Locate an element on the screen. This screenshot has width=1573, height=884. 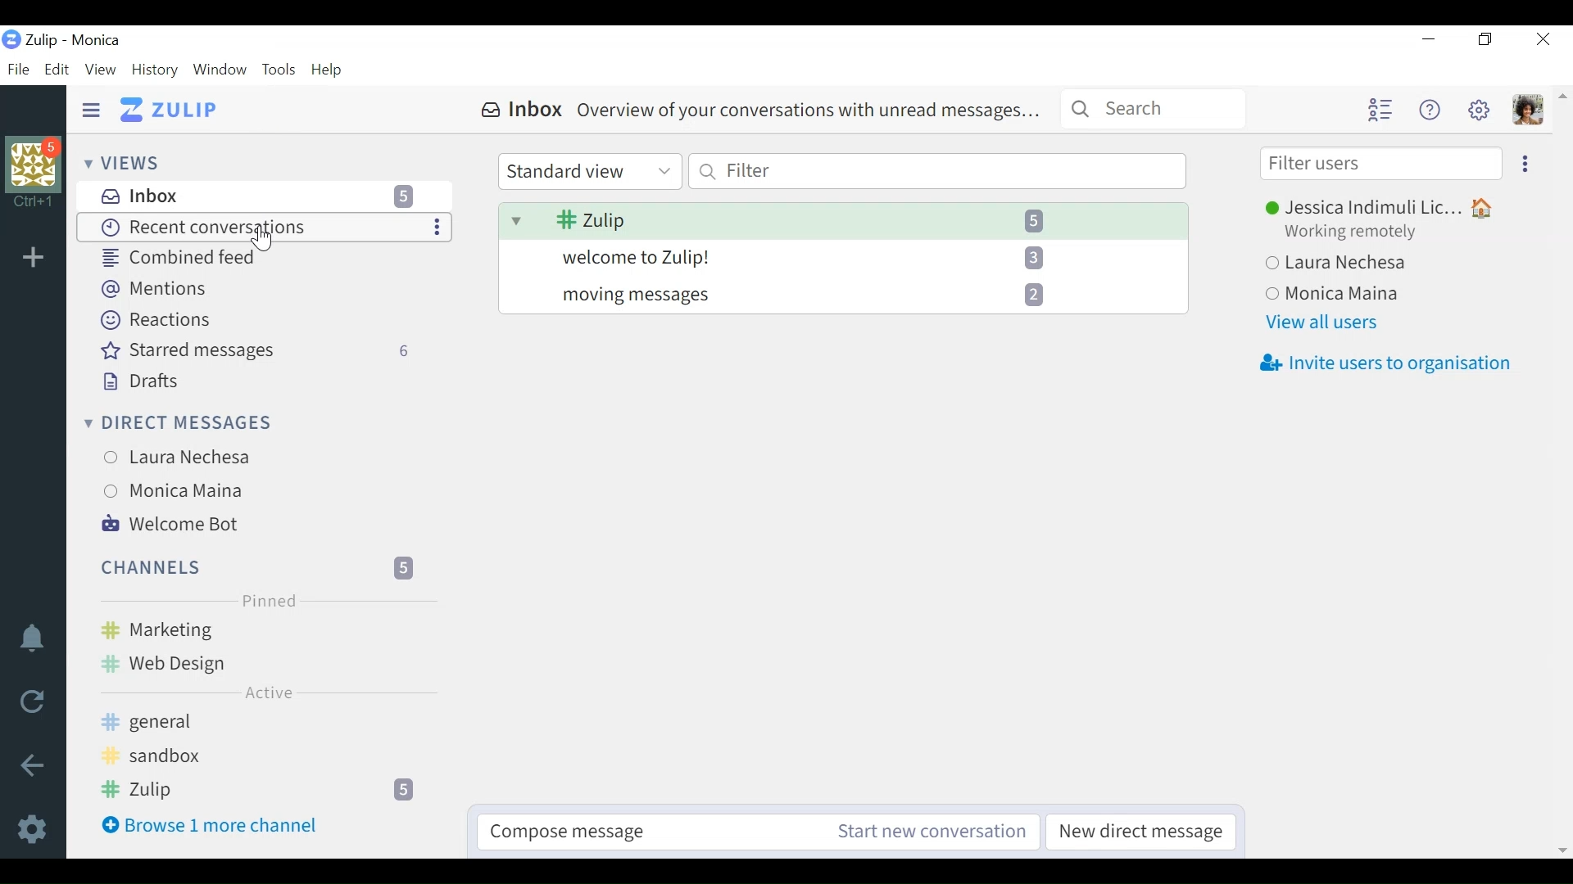
Web Design is located at coordinates (255, 665).